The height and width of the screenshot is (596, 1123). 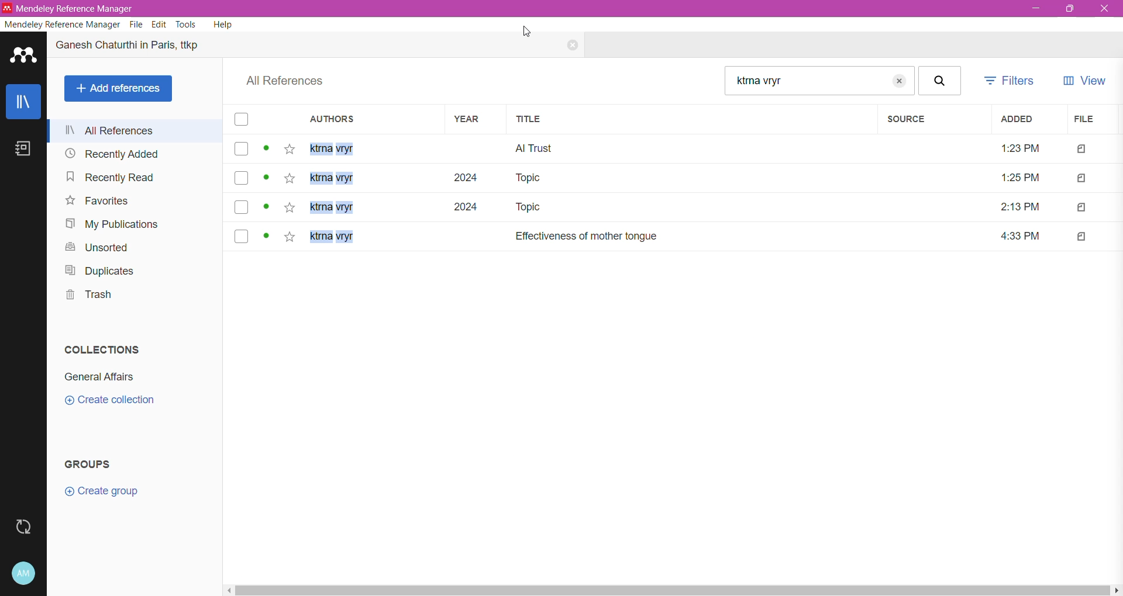 What do you see at coordinates (98, 271) in the screenshot?
I see `Duplicates` at bounding box center [98, 271].